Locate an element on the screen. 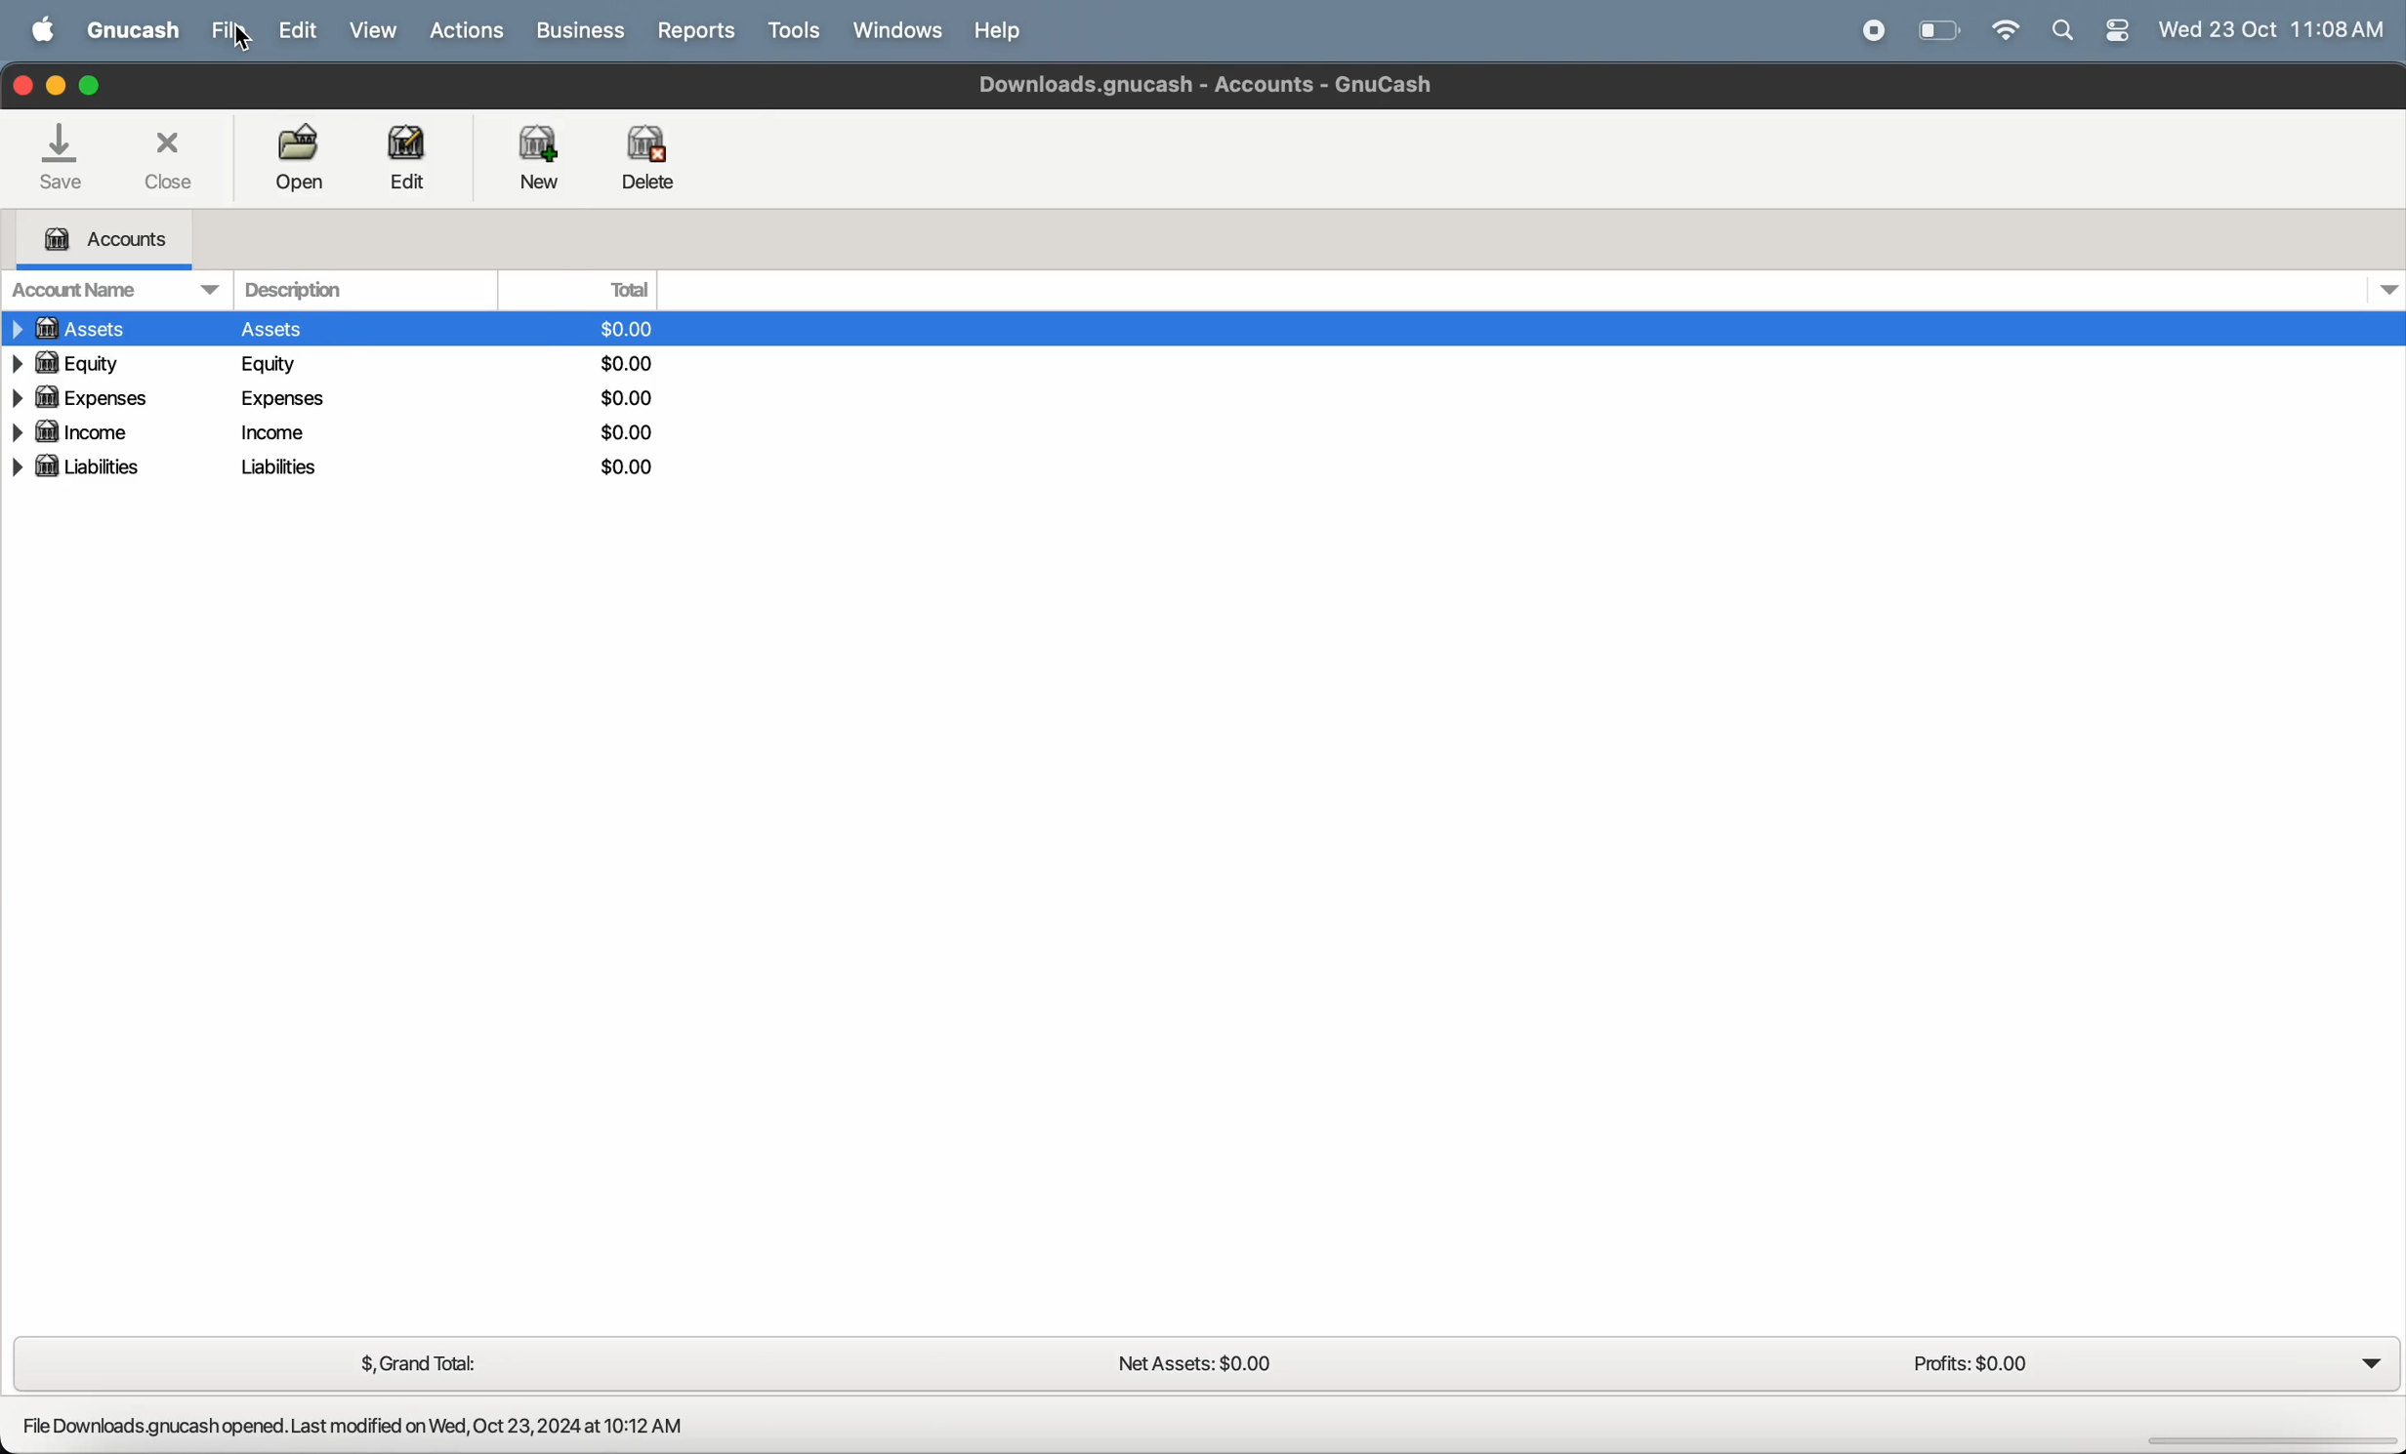 This screenshot has width=2406, height=1454. dollars is located at coordinates (625, 366).